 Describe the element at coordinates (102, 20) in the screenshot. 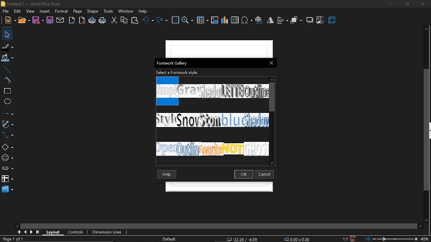

I see `print` at that location.